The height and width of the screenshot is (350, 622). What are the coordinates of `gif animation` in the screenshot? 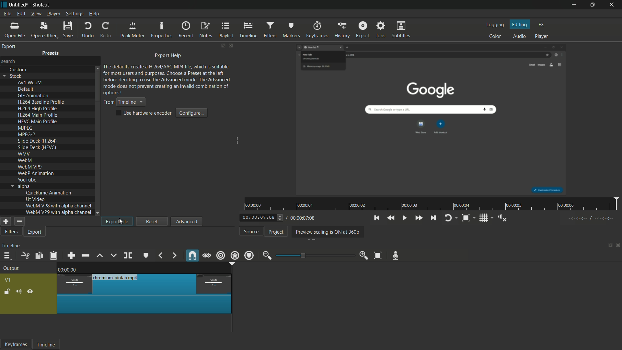 It's located at (34, 96).